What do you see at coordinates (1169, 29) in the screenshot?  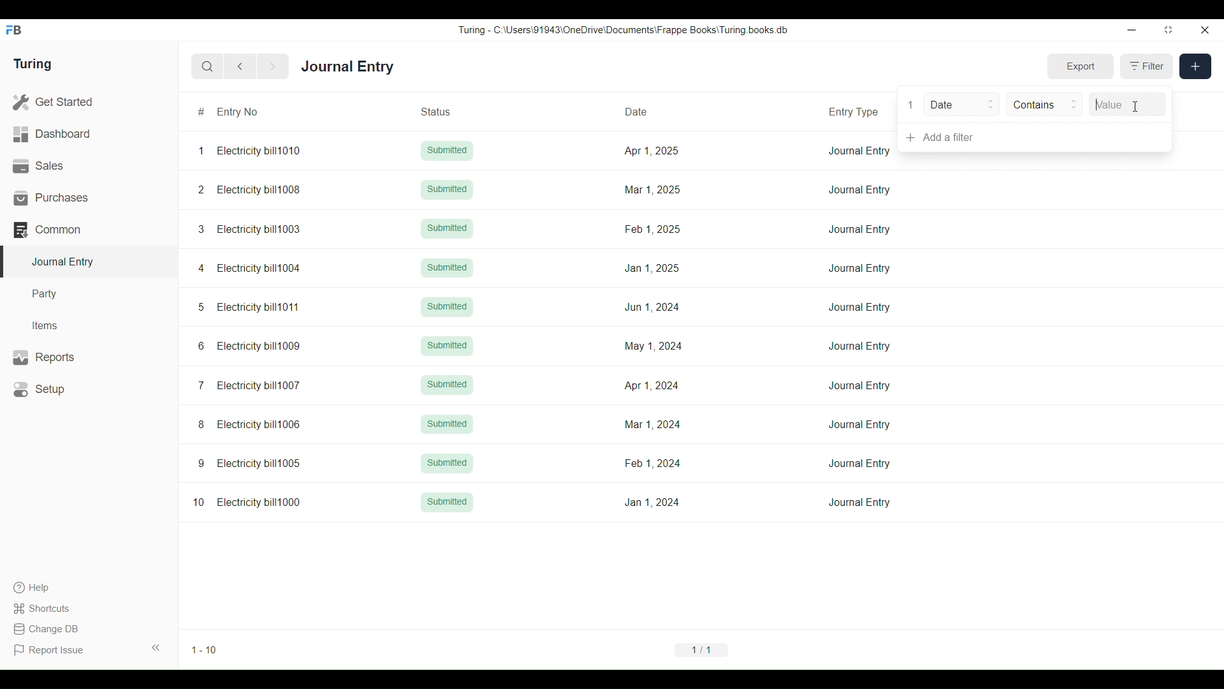 I see `Change dimension` at bounding box center [1169, 29].